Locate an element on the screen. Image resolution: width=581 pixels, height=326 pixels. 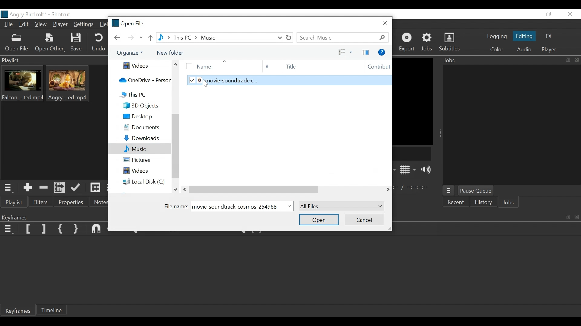
Show Volume control is located at coordinates (428, 170).